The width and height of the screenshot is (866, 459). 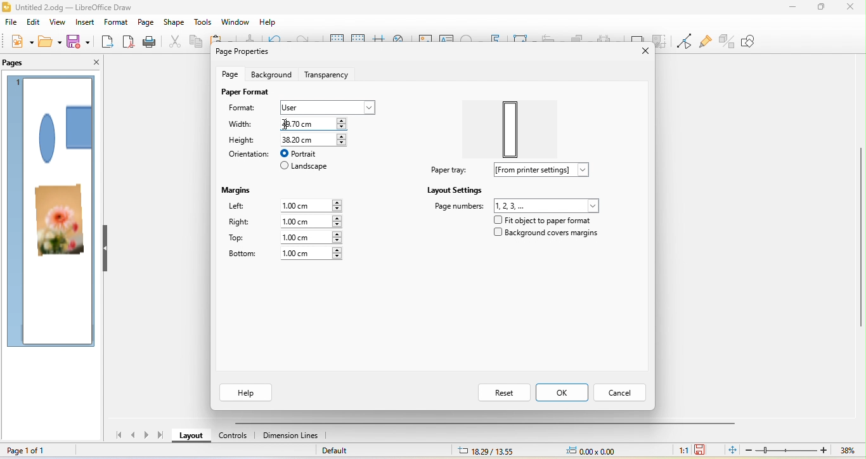 What do you see at coordinates (35, 23) in the screenshot?
I see `edit` at bounding box center [35, 23].